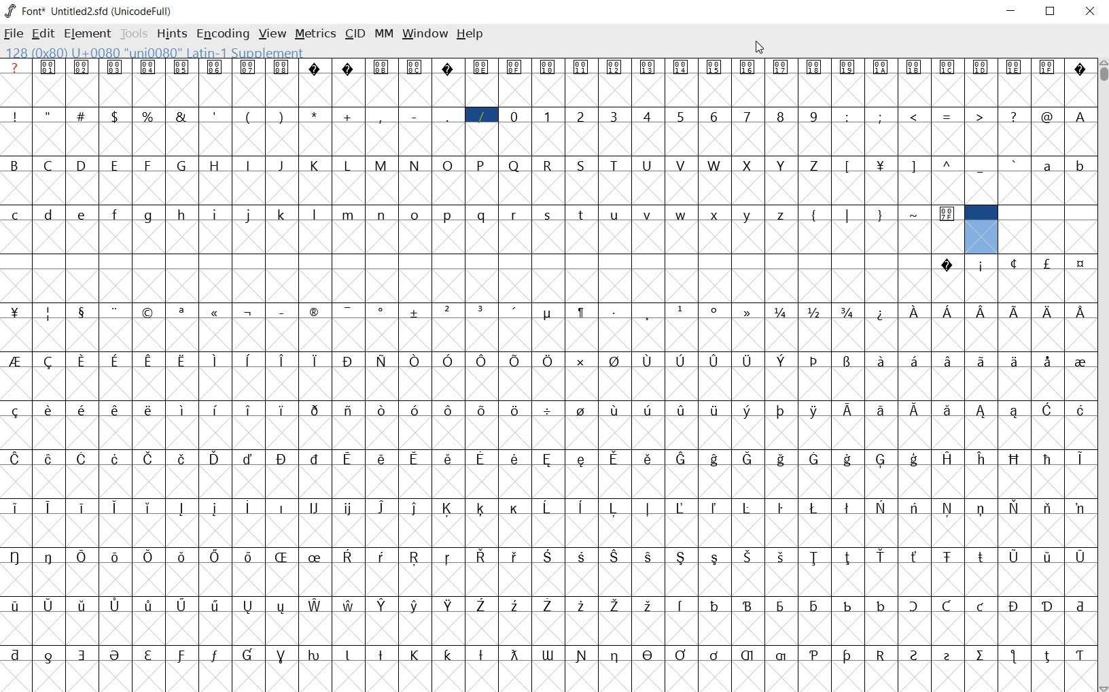  What do you see at coordinates (582, 213) in the screenshot?
I see `t` at bounding box center [582, 213].